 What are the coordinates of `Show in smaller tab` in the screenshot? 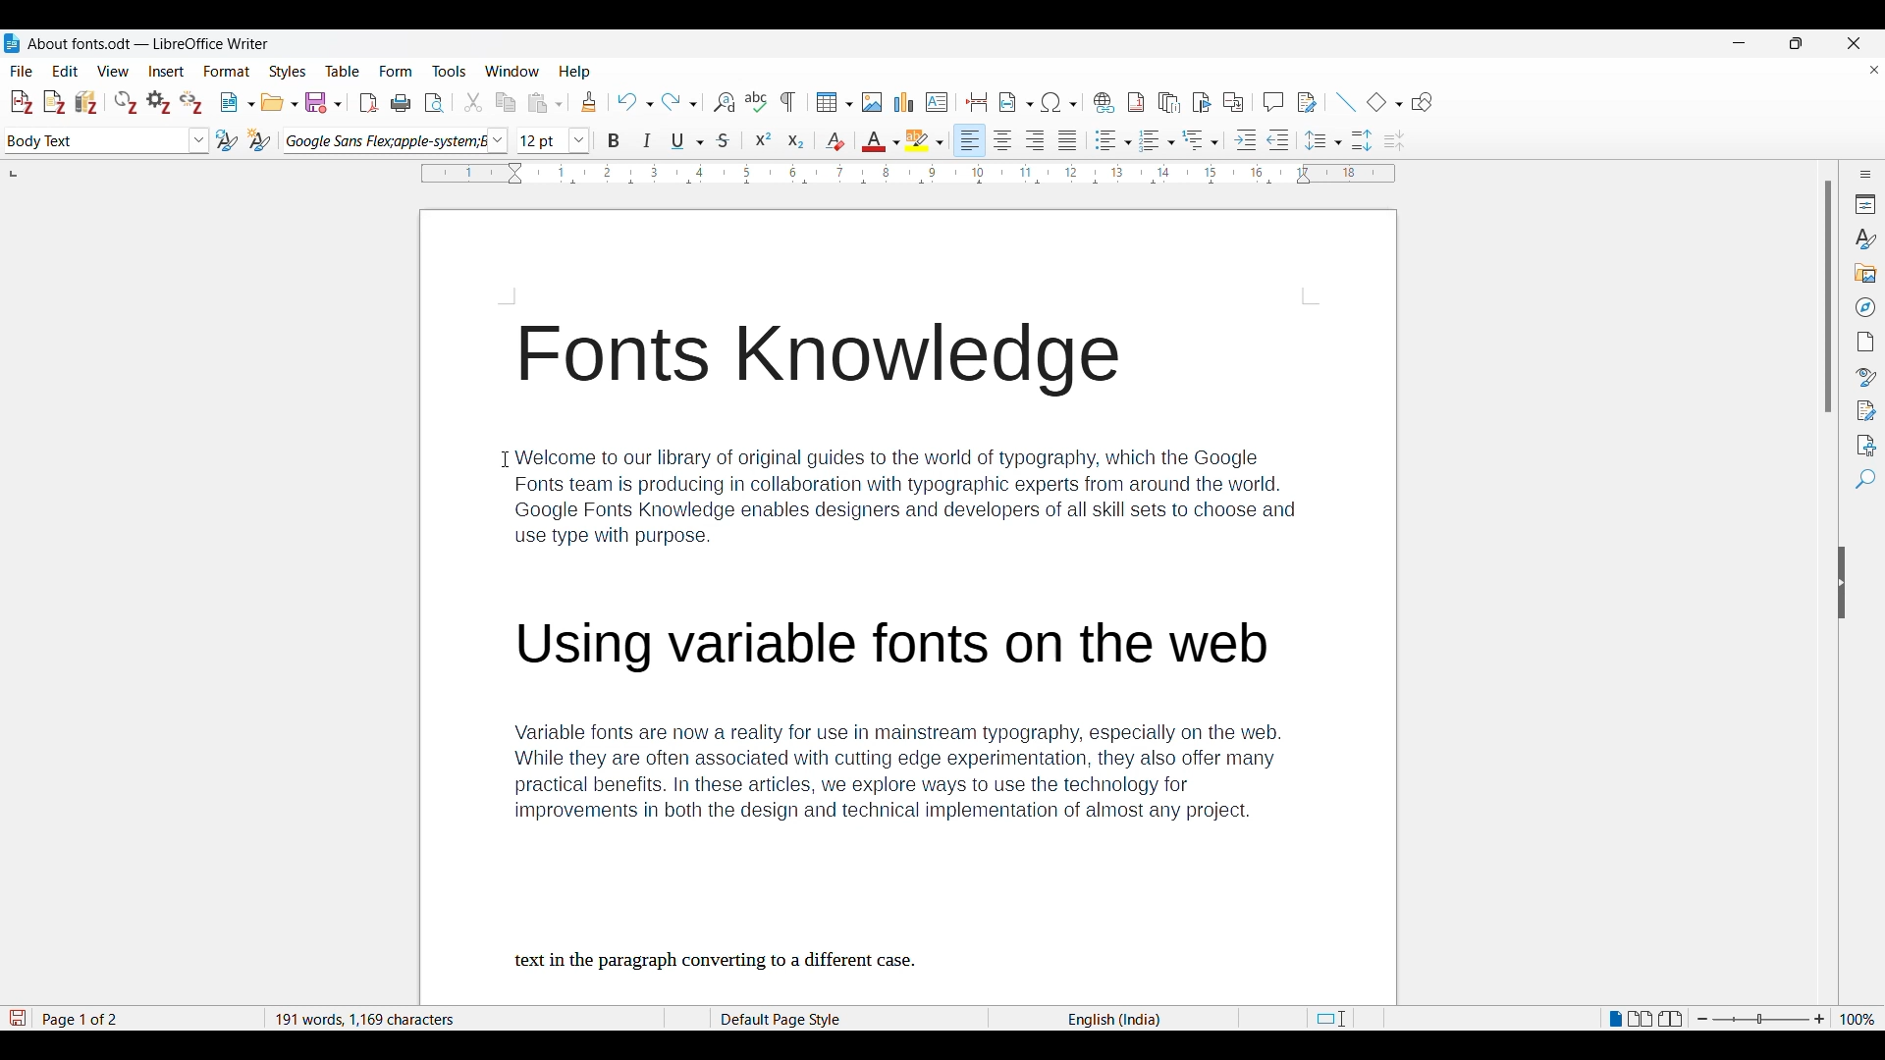 It's located at (1796, 43).